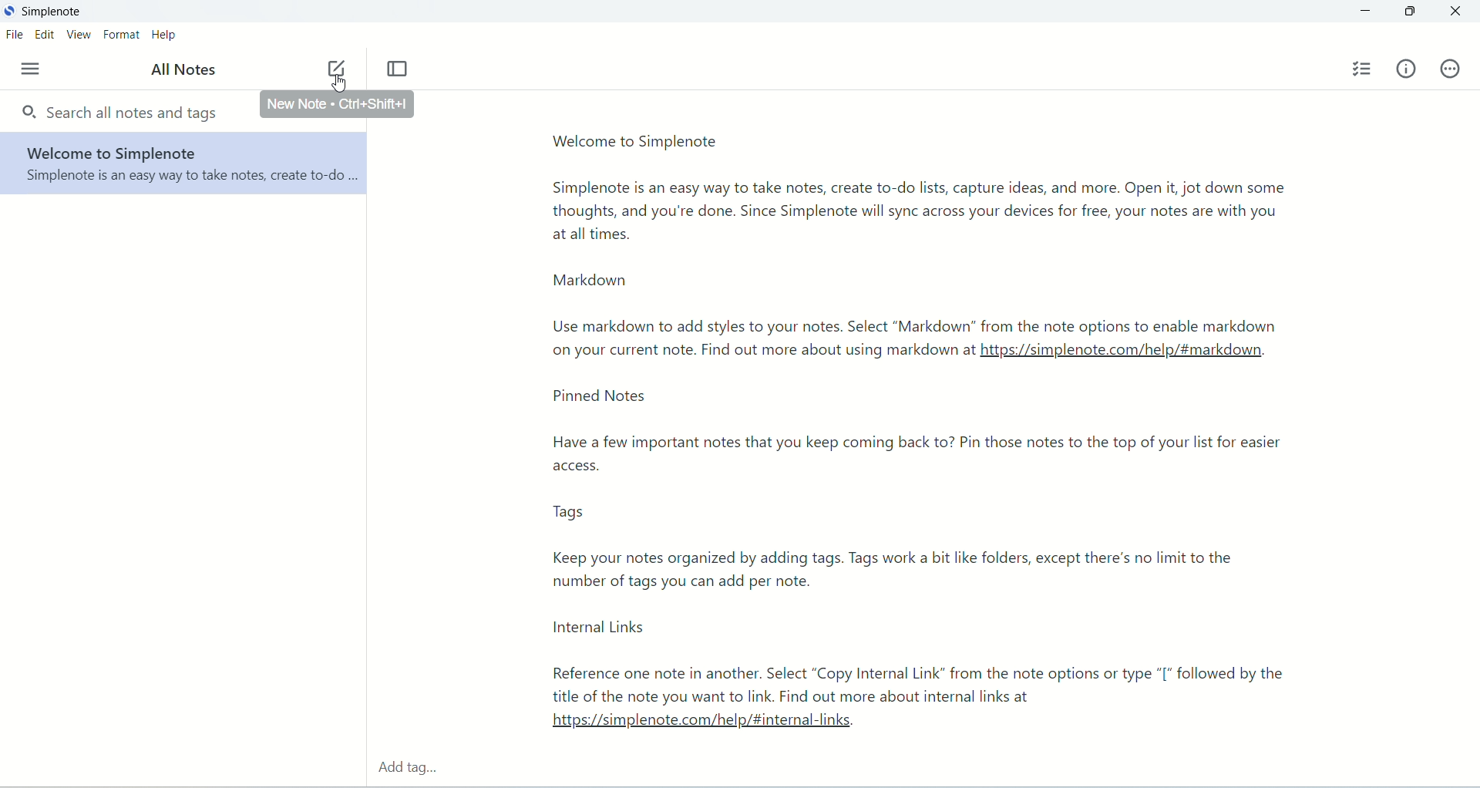 This screenshot has height=788, width=1480. Describe the element at coordinates (336, 104) in the screenshot. I see `new note` at that location.